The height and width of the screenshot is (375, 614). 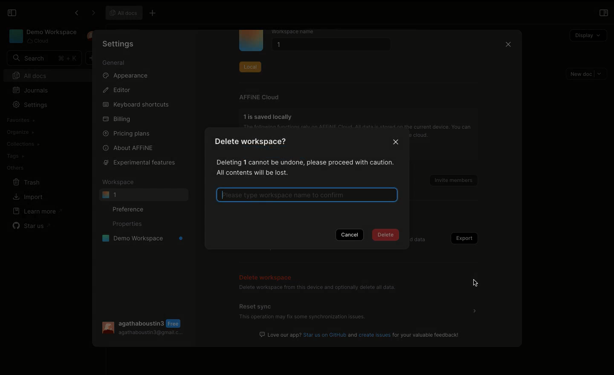 What do you see at coordinates (42, 36) in the screenshot?
I see `Workspace` at bounding box center [42, 36].